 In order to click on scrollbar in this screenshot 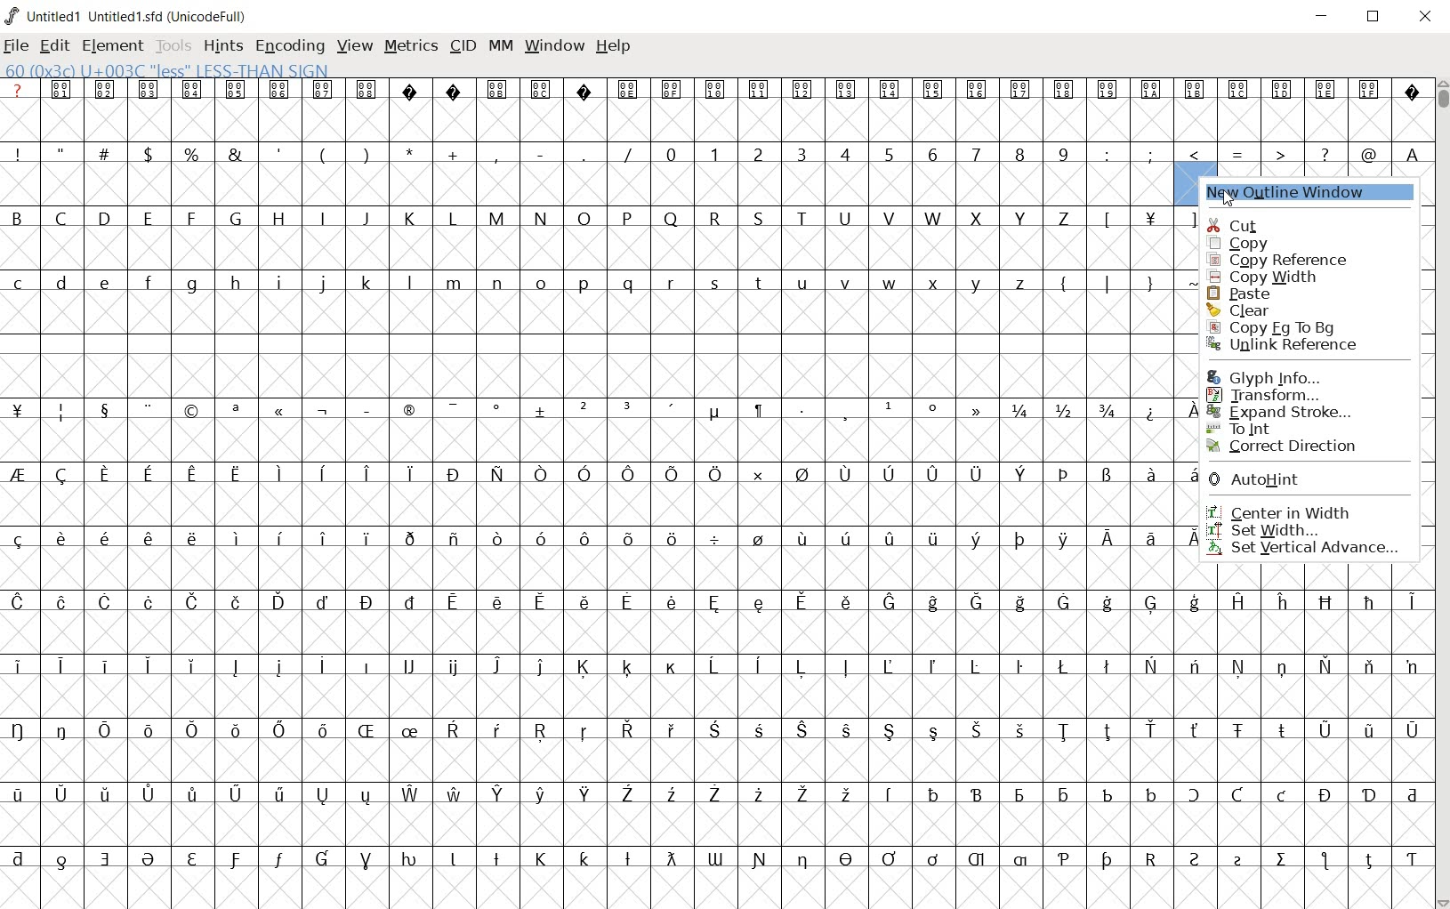, I will do `click(1441, 492)`.